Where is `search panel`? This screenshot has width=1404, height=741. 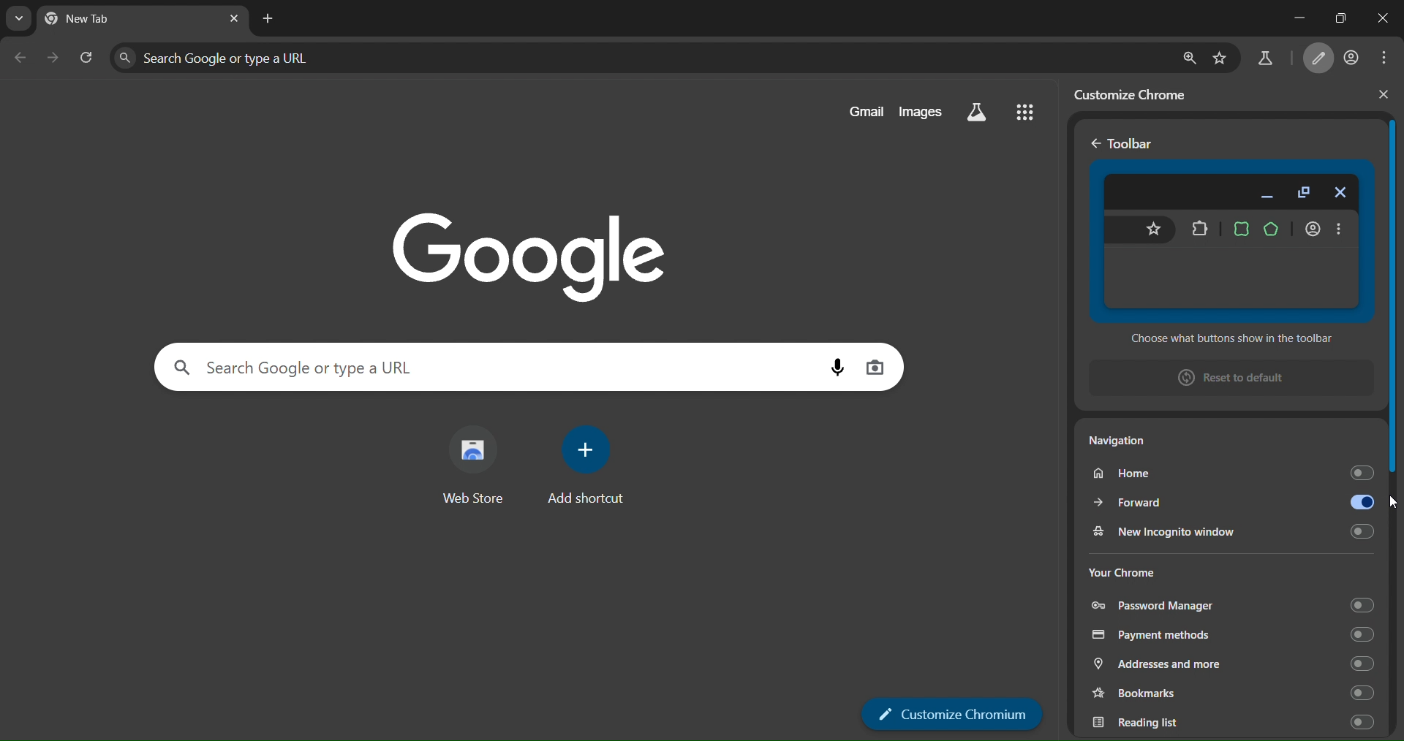
search panel is located at coordinates (639, 57).